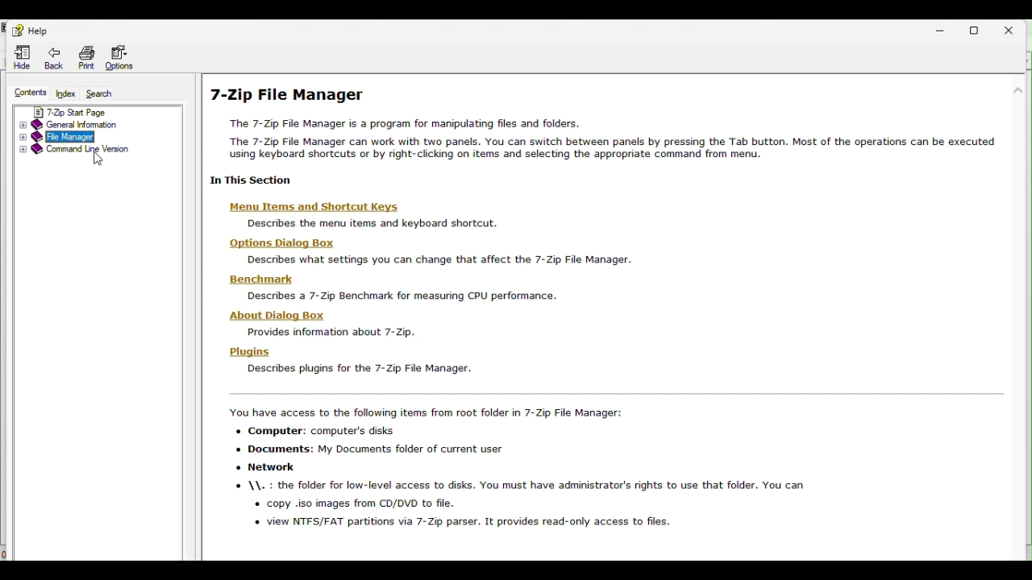 This screenshot has width=1032, height=580. Describe the element at coordinates (23, 152) in the screenshot. I see `expand` at that location.